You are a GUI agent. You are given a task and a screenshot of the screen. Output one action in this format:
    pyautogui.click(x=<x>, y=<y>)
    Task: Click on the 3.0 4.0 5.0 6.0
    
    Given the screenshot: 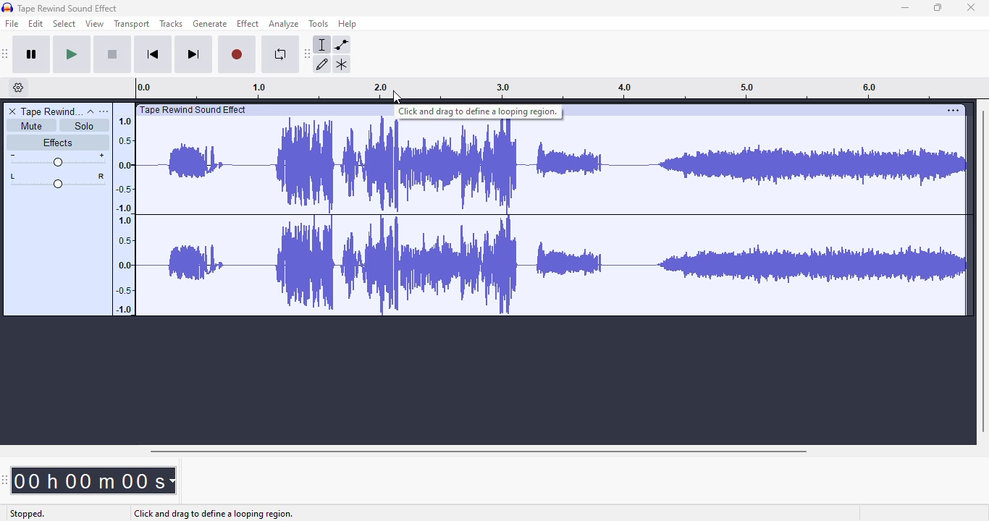 What is the action you would take?
    pyautogui.click(x=742, y=88)
    